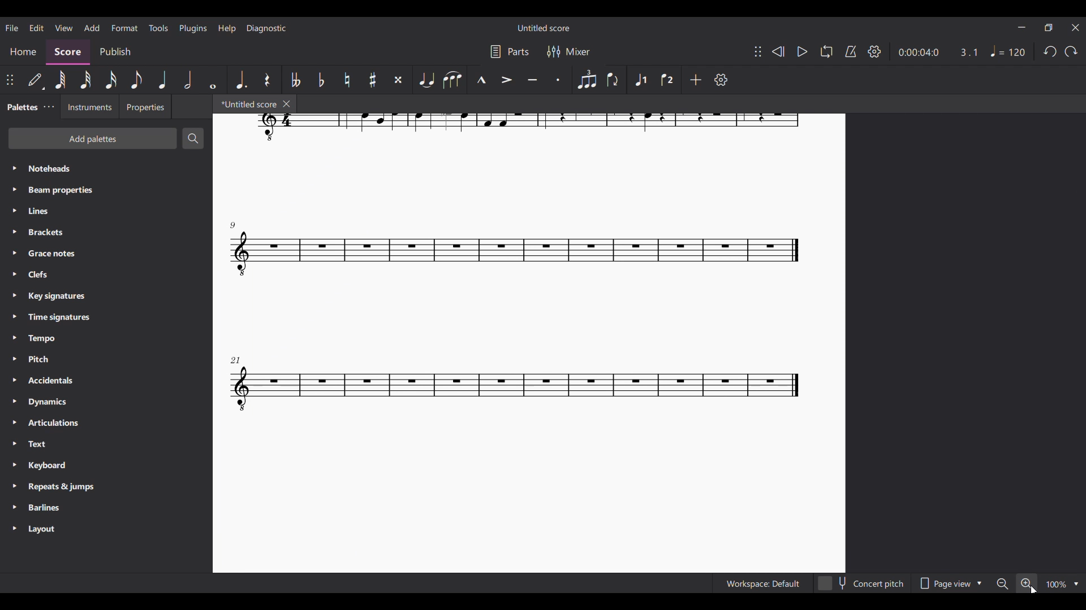  I want to click on Instruments, so click(89, 107).